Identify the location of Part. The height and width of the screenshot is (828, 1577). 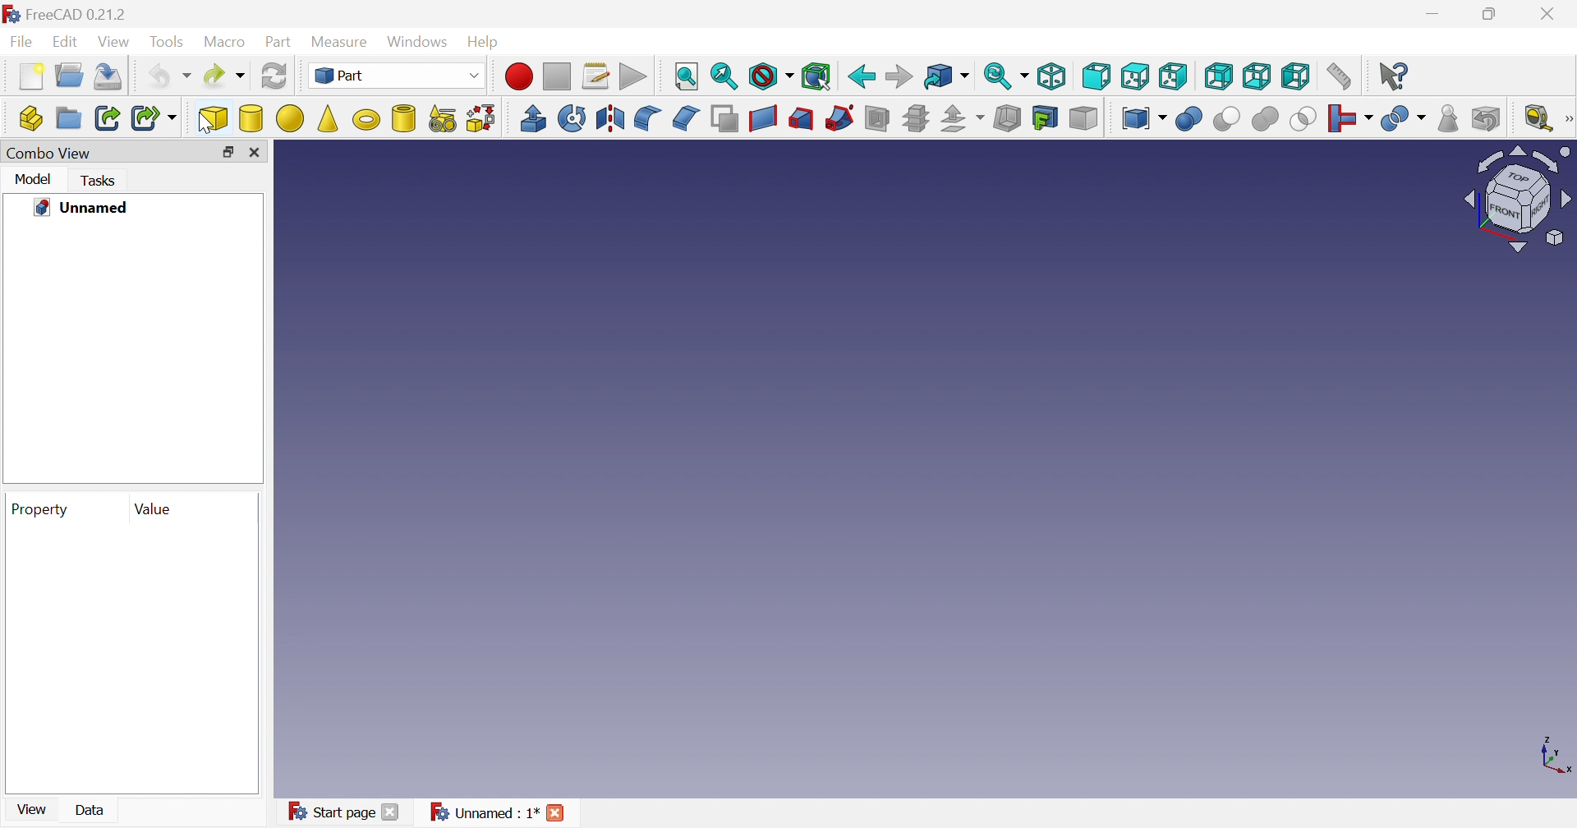
(282, 41).